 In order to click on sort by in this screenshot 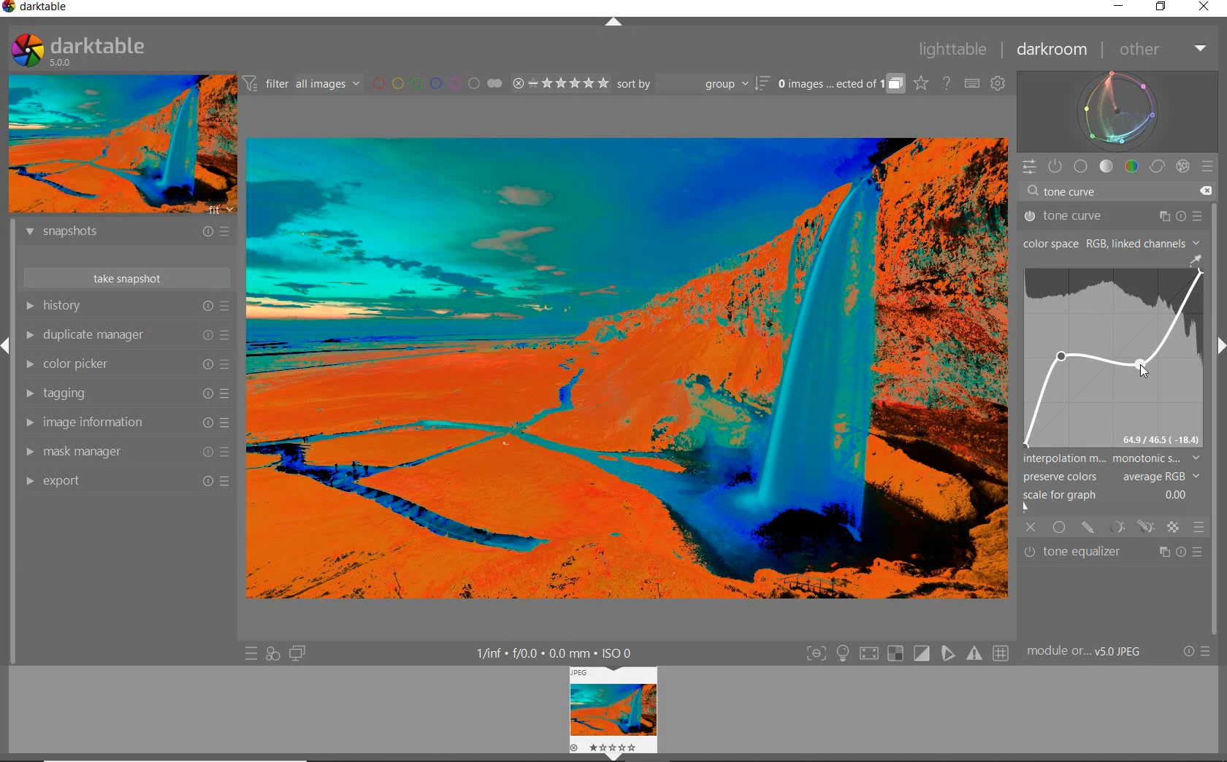, I will do `click(693, 83)`.